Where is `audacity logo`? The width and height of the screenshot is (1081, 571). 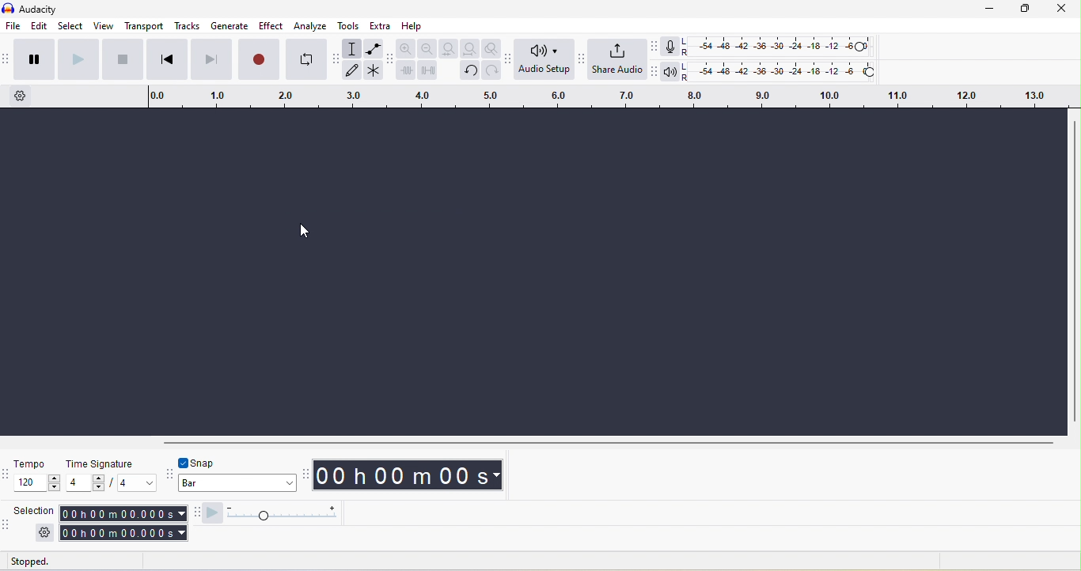 audacity logo is located at coordinates (8, 8).